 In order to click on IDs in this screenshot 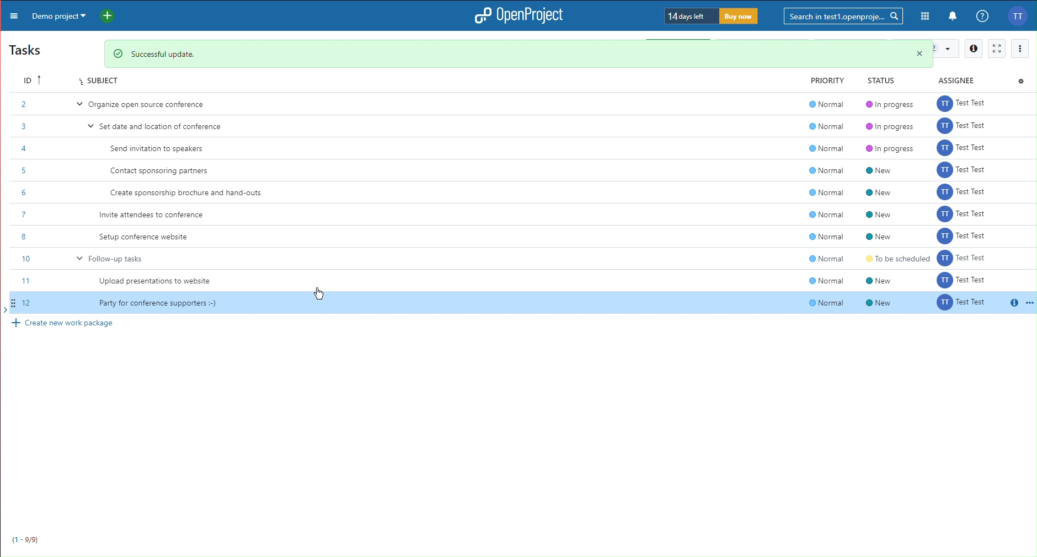, I will do `click(22, 202)`.